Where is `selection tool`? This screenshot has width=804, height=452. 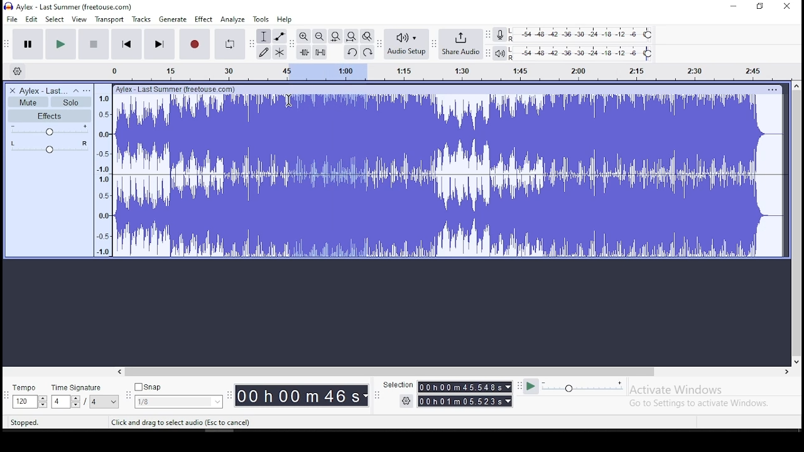 selection tool is located at coordinates (264, 36).